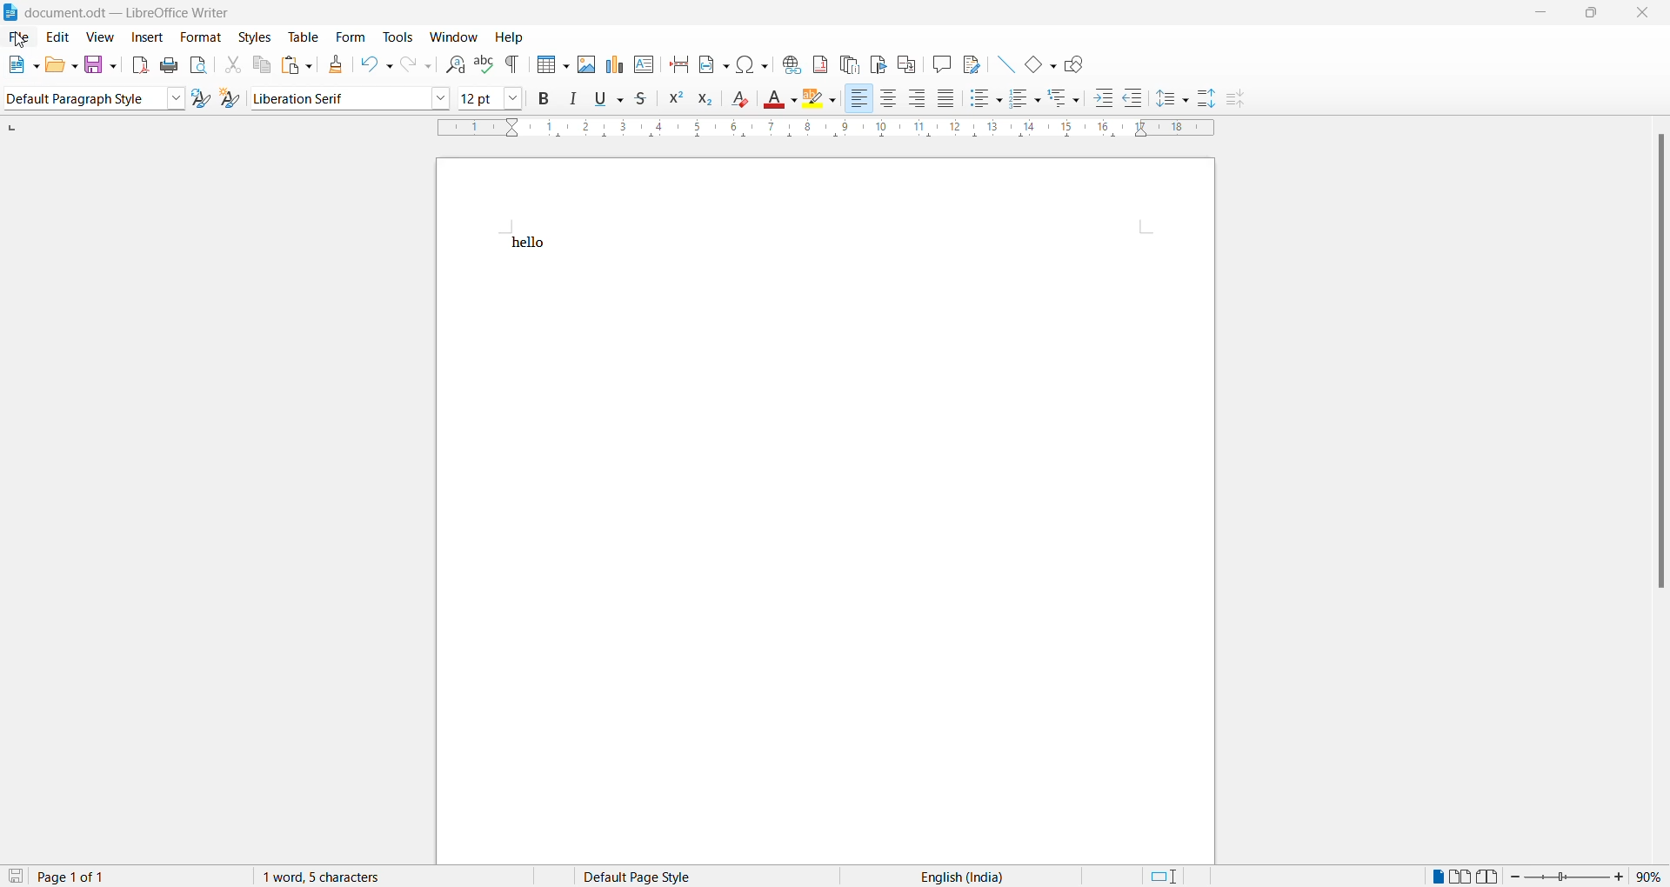 Image resolution: width=1670 pixels, height=887 pixels. Describe the element at coordinates (941, 65) in the screenshot. I see `Insert comments` at that location.